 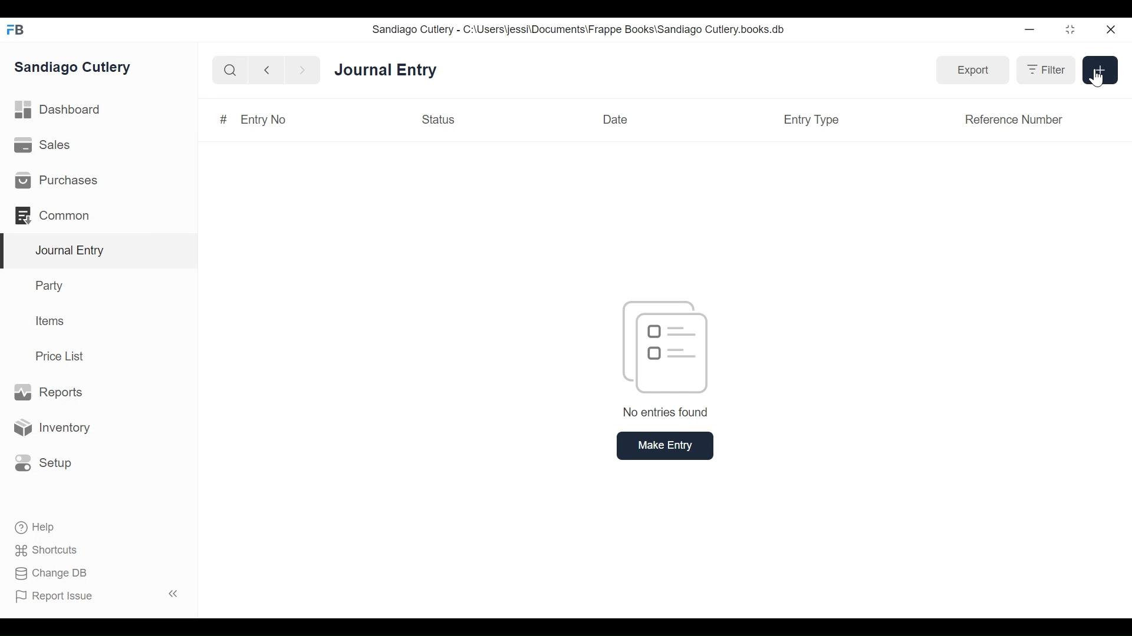 I want to click on +, so click(x=1100, y=69).